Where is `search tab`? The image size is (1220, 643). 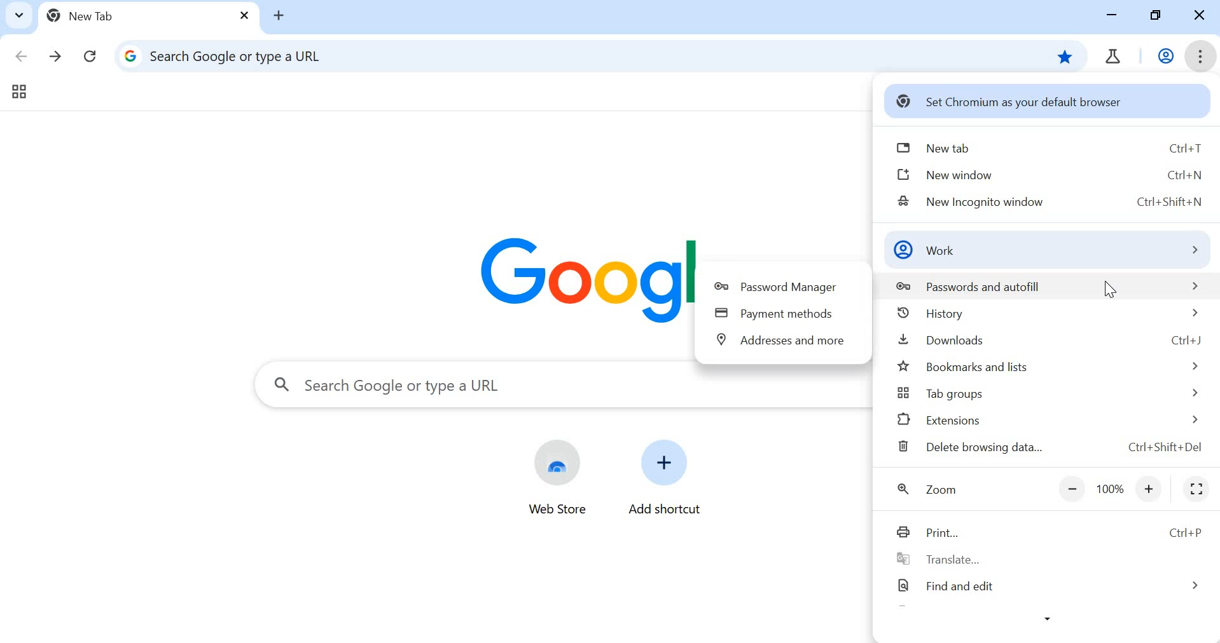
search tab is located at coordinates (557, 387).